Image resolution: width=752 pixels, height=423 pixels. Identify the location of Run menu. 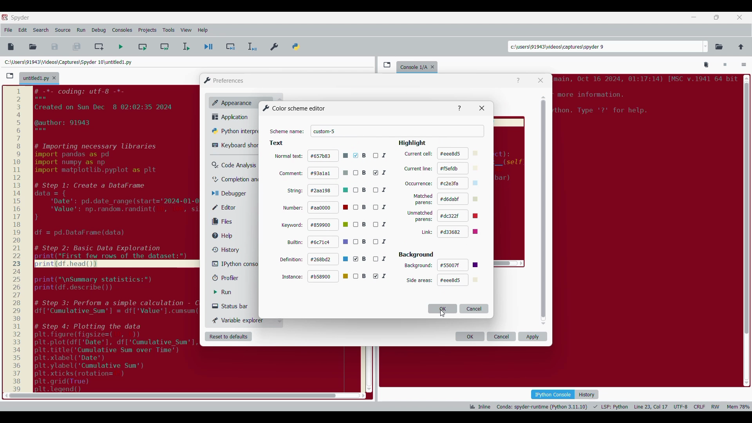
(81, 30).